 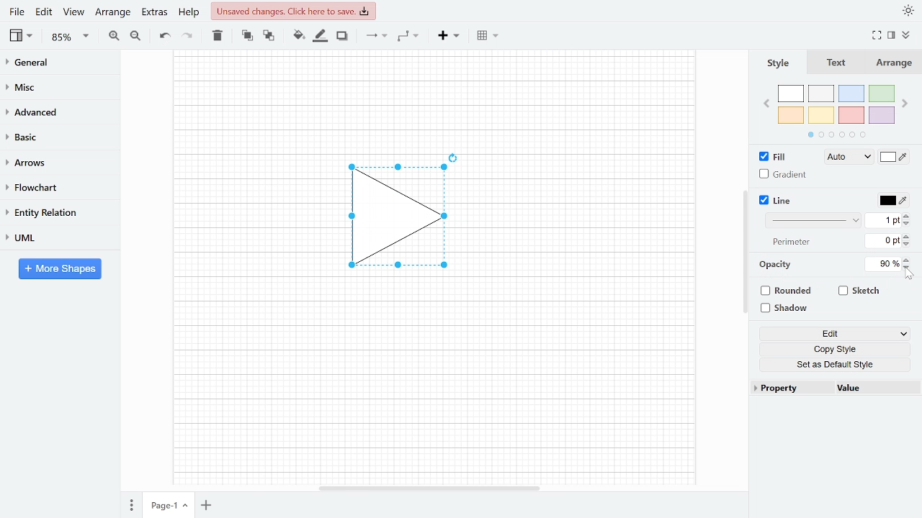 I want to click on Entity relation, so click(x=54, y=212).